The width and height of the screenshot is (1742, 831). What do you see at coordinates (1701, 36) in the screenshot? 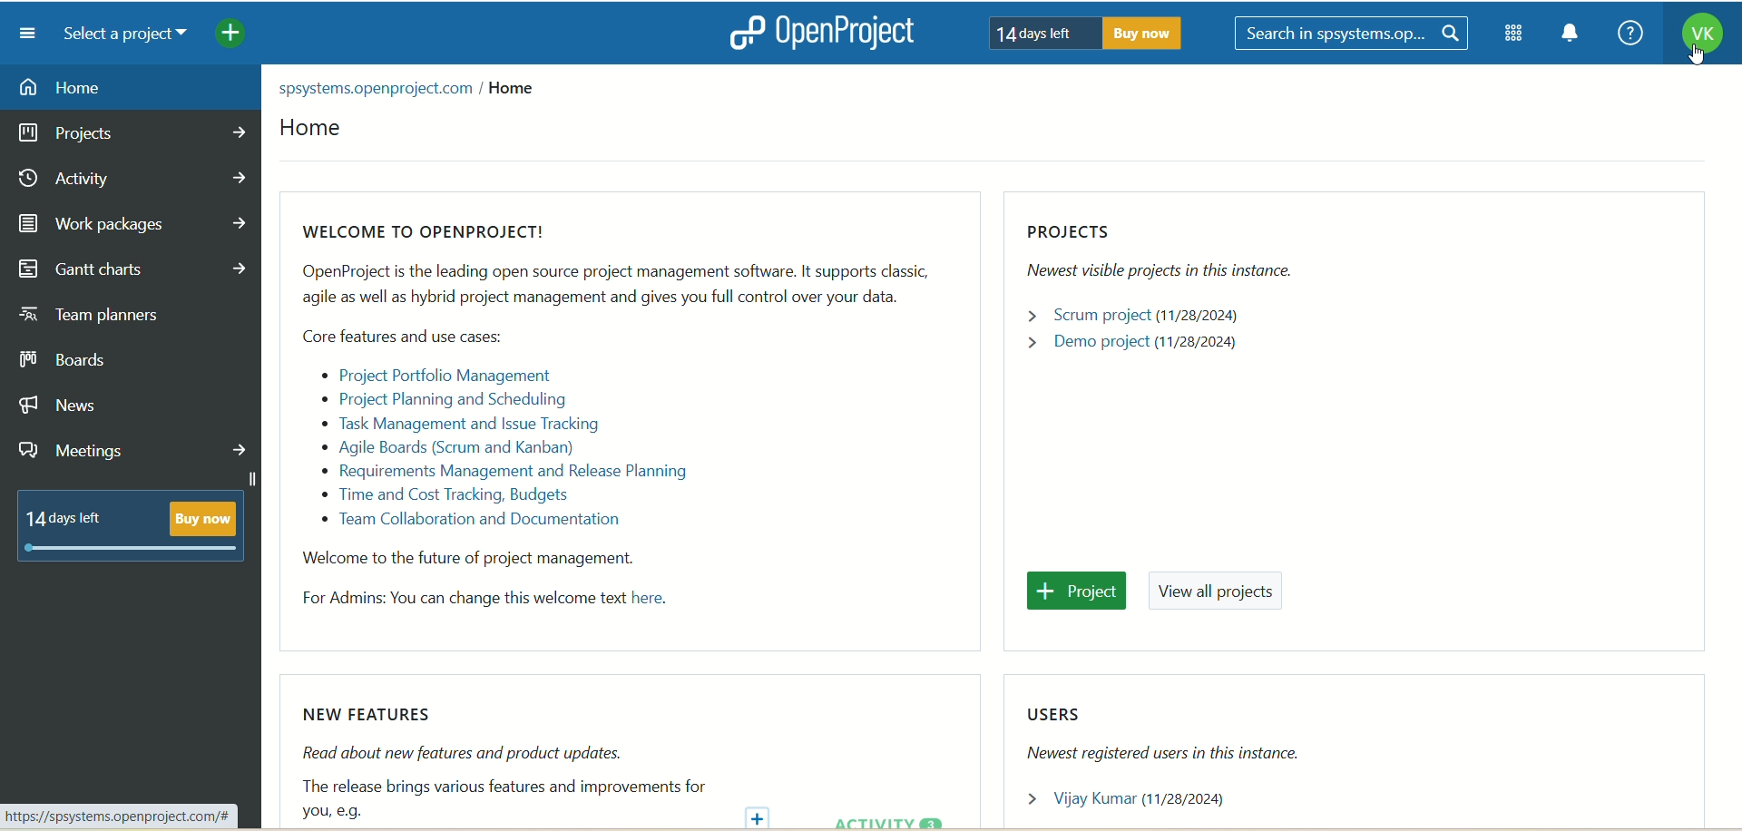
I see `account` at bounding box center [1701, 36].